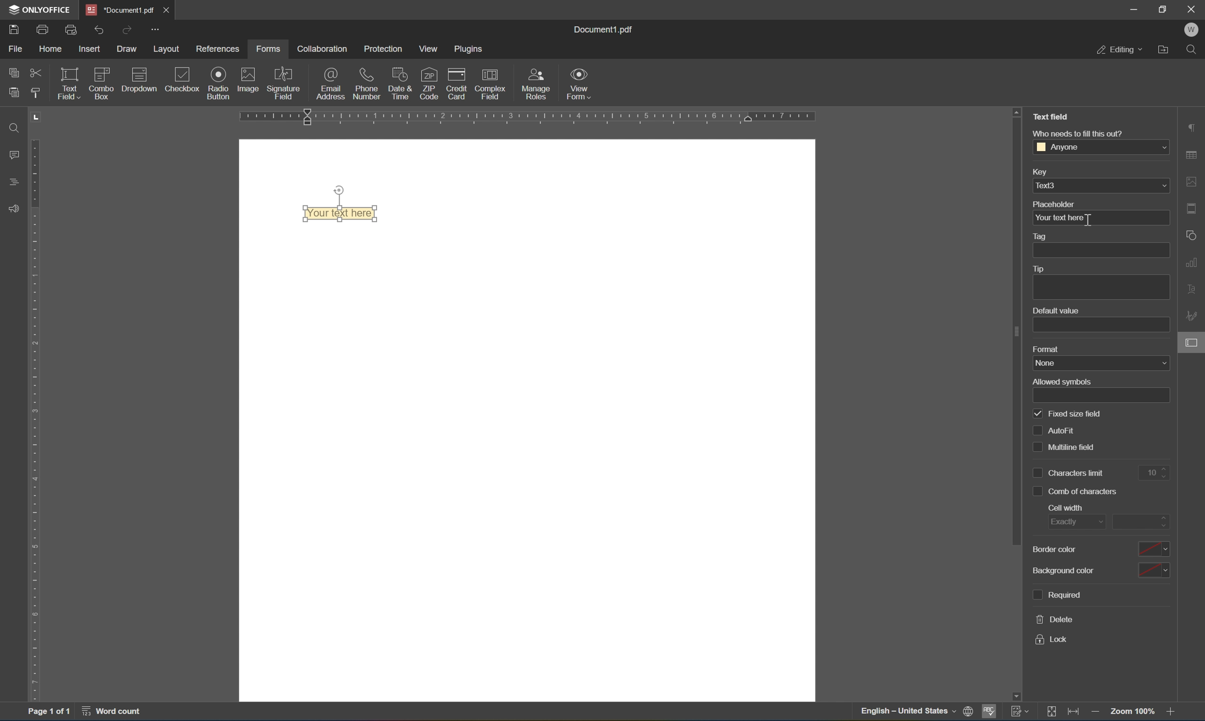 This screenshot has height=721, width=1205. What do you see at coordinates (1194, 207) in the screenshot?
I see `header and footer settings` at bounding box center [1194, 207].